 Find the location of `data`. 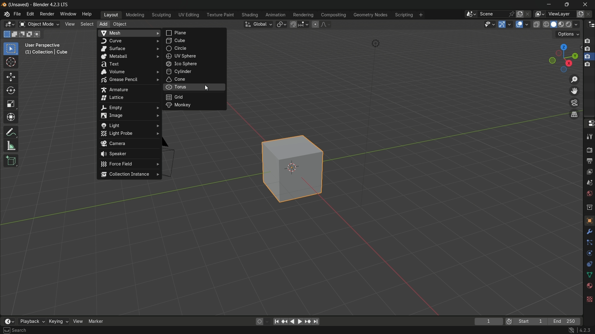

data is located at coordinates (588, 275).